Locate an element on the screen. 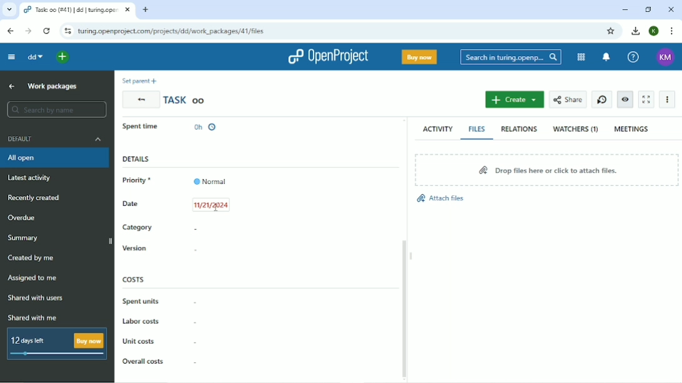 This screenshot has height=383, width=682. - is located at coordinates (195, 322).